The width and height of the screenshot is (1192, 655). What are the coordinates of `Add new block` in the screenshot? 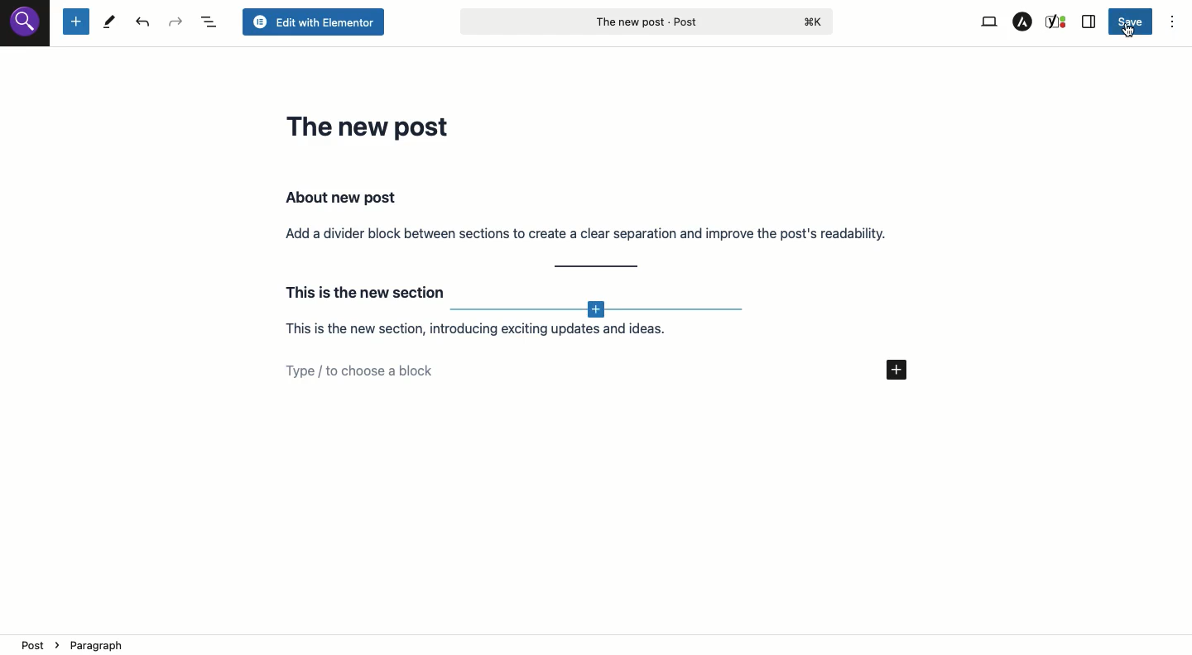 It's located at (599, 311).